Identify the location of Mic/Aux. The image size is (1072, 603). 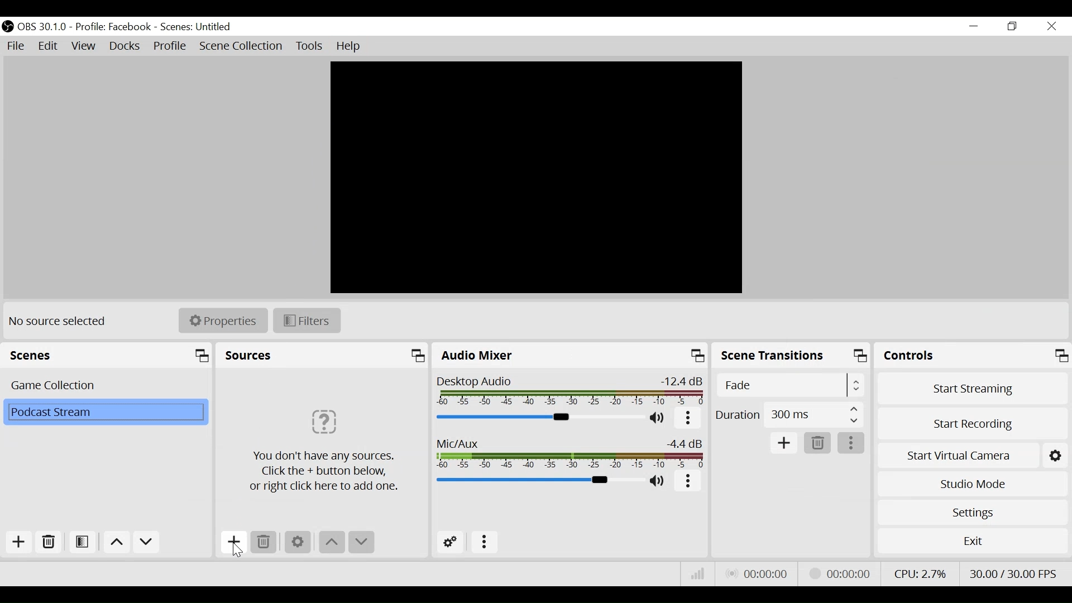
(570, 453).